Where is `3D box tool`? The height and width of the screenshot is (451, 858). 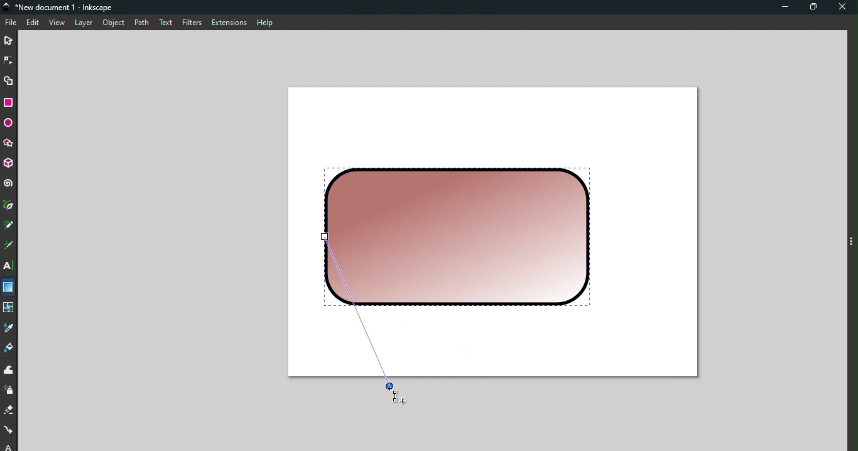
3D box tool is located at coordinates (9, 163).